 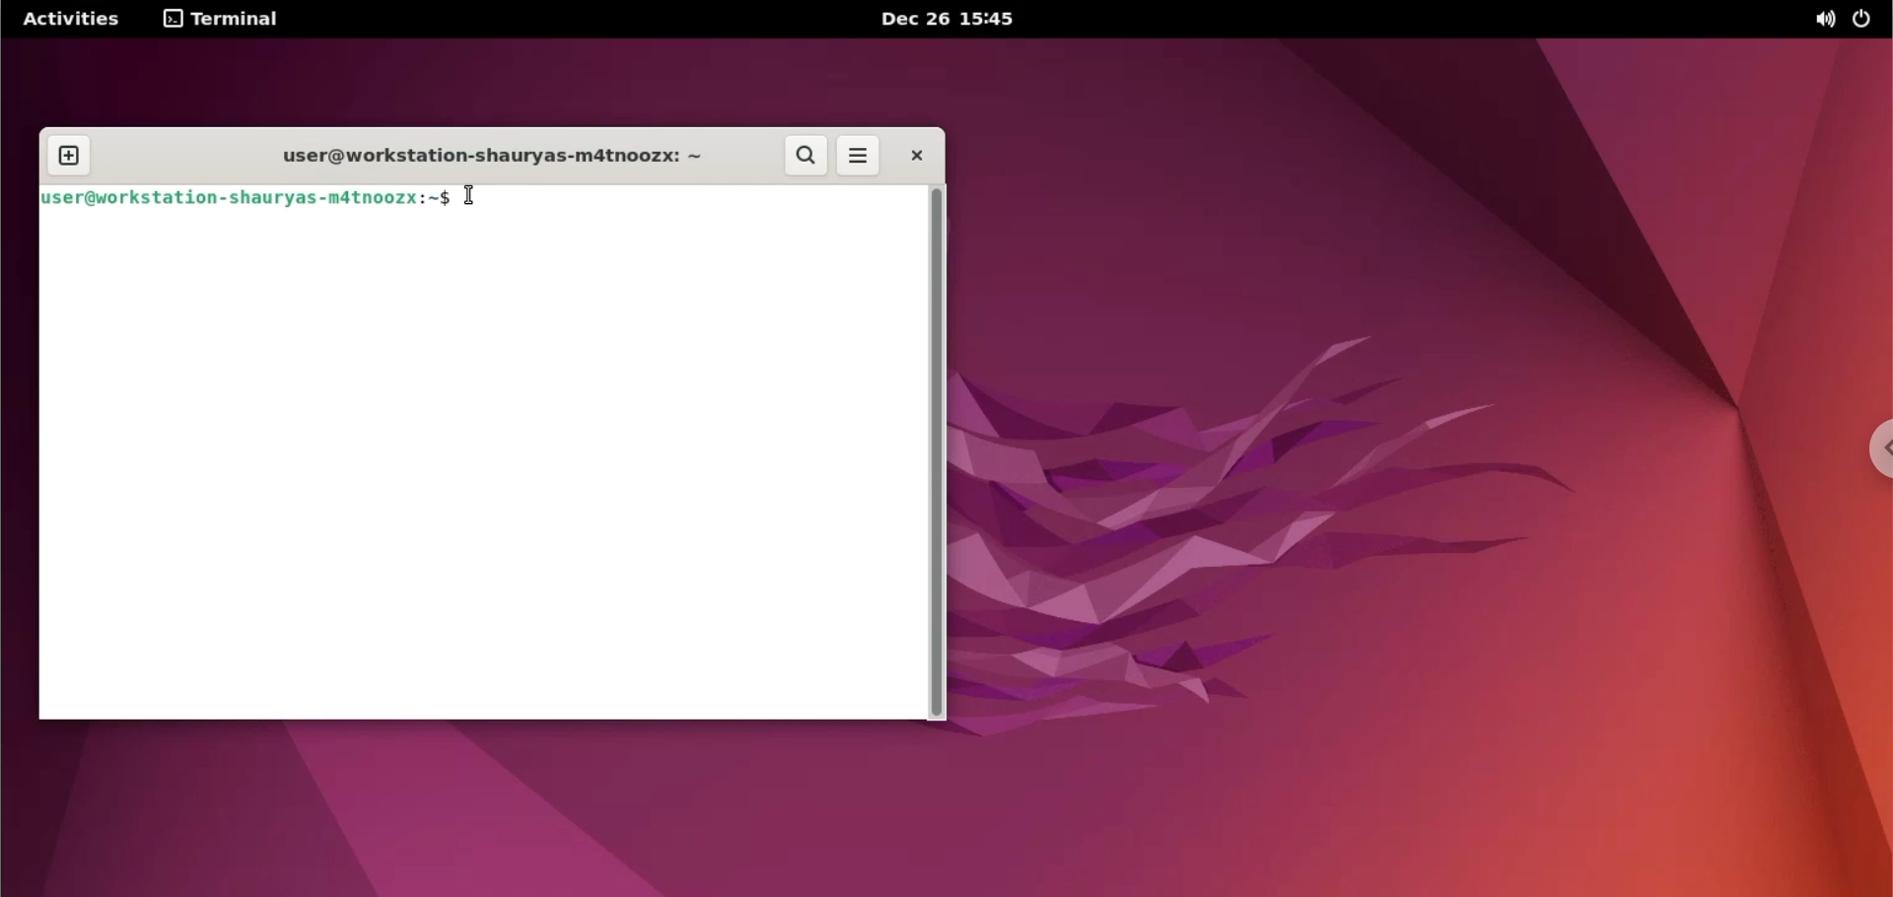 What do you see at coordinates (247, 200) in the screenshot?
I see `user@workstation-shaurya-m4tnoozx:~$` at bounding box center [247, 200].